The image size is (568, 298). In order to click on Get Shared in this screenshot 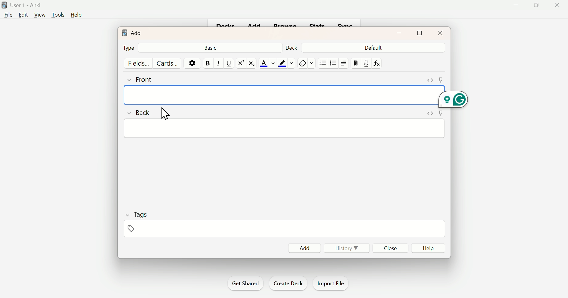, I will do `click(245, 282)`.